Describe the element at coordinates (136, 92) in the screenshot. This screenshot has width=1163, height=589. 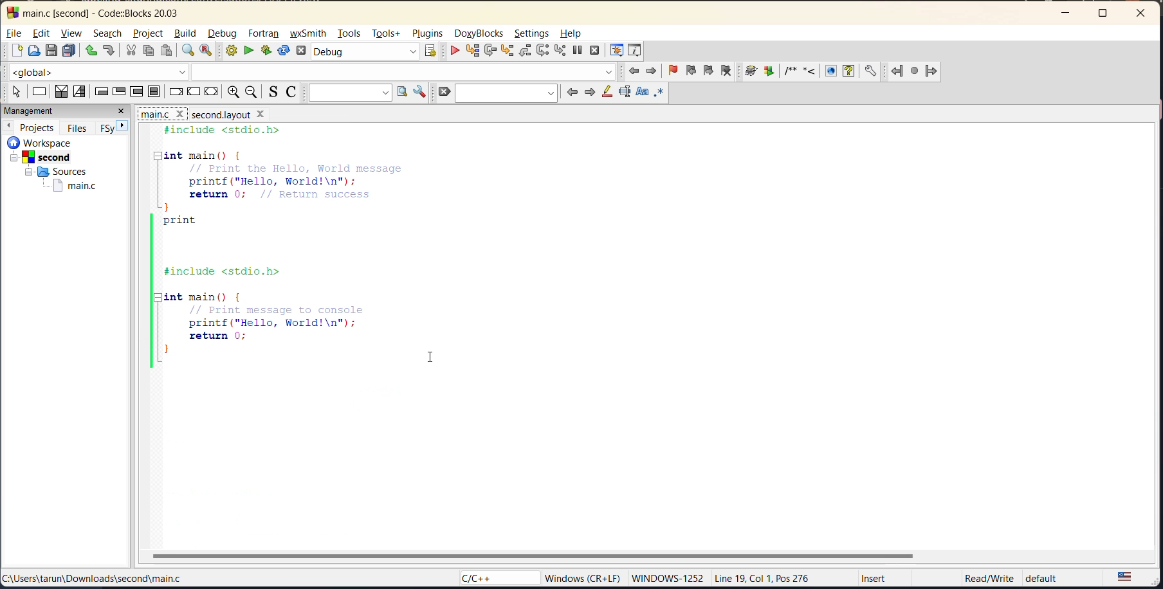
I see `counting loop` at that location.